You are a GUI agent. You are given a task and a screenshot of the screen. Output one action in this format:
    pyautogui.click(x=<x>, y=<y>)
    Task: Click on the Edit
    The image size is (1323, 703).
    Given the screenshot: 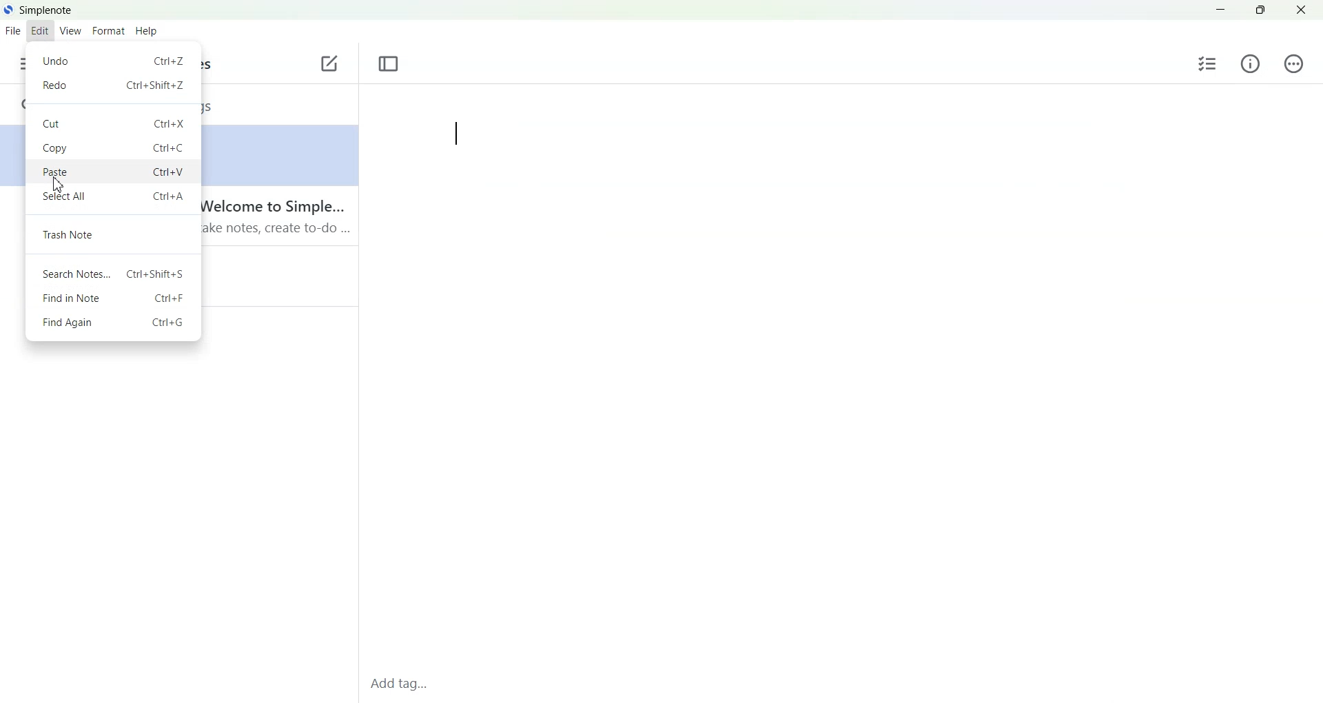 What is the action you would take?
    pyautogui.click(x=40, y=31)
    